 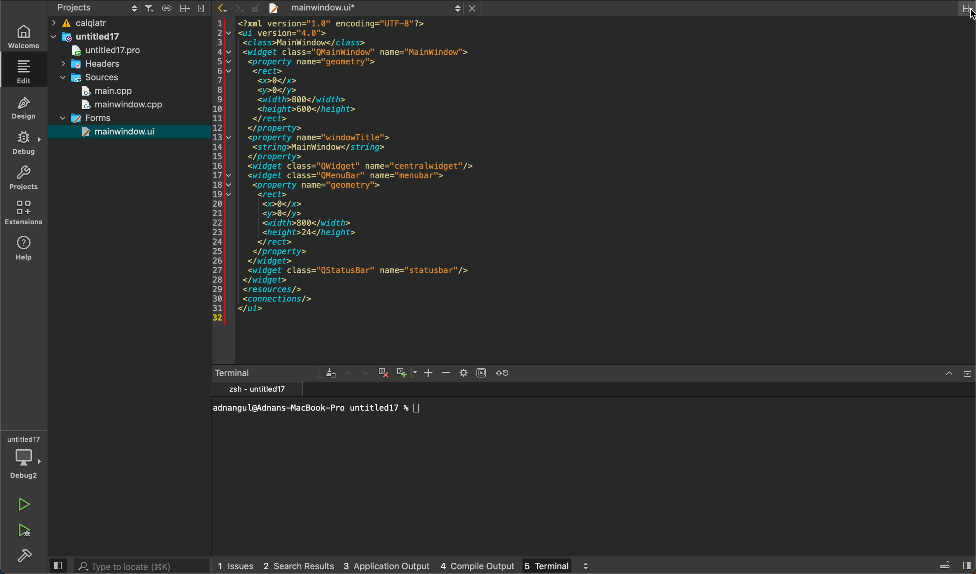 What do you see at coordinates (25, 107) in the screenshot?
I see `design` at bounding box center [25, 107].